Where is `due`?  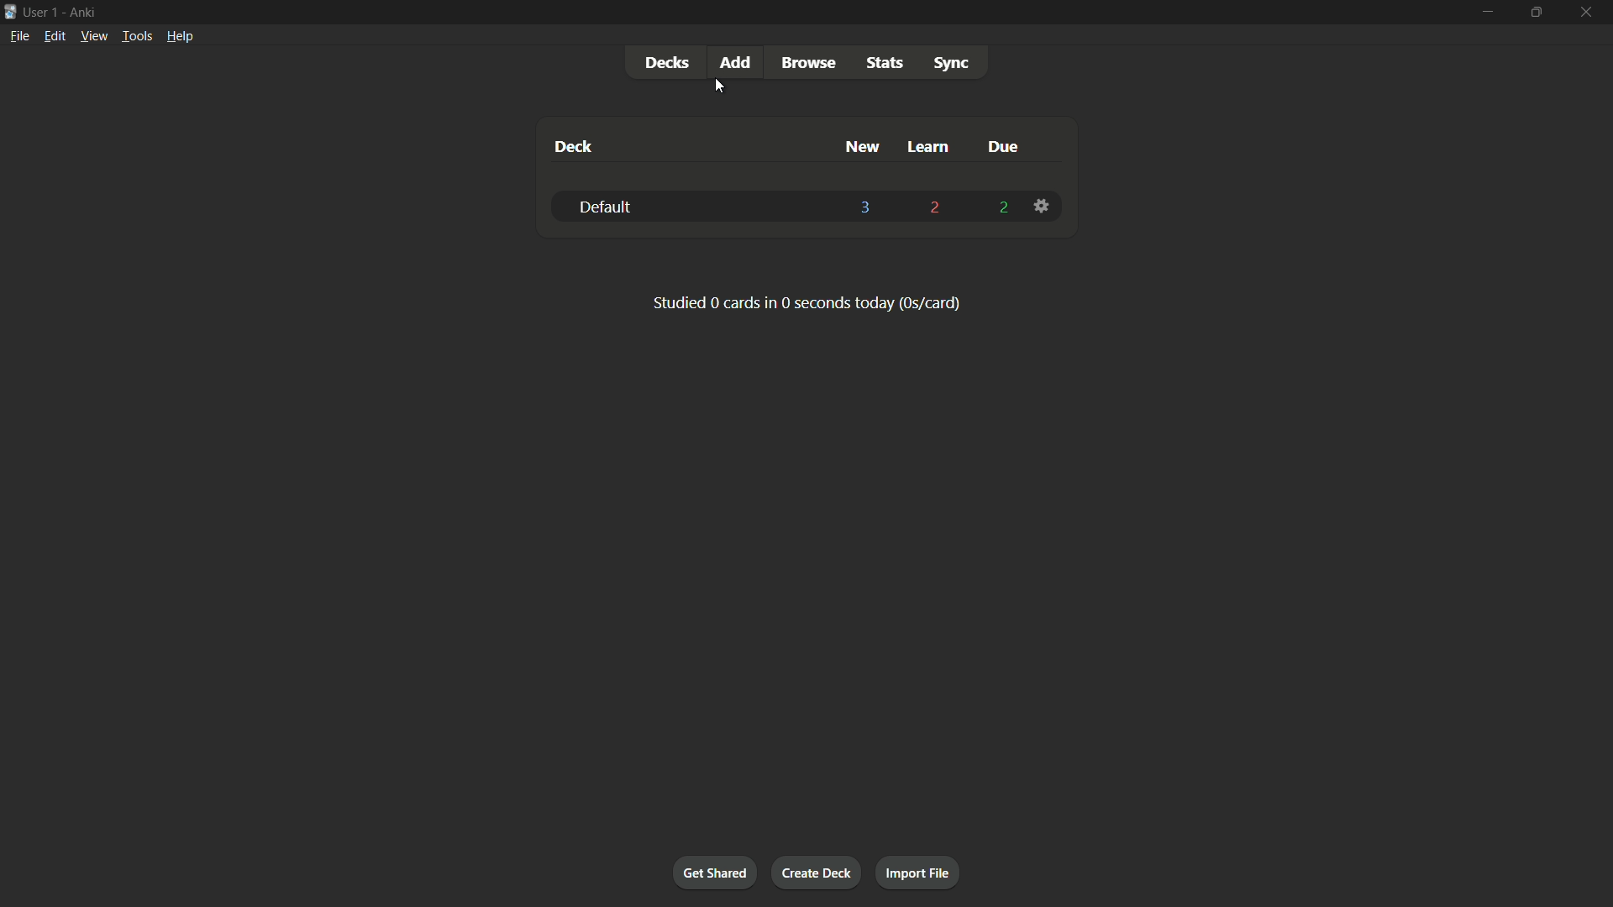 due is located at coordinates (1004, 149).